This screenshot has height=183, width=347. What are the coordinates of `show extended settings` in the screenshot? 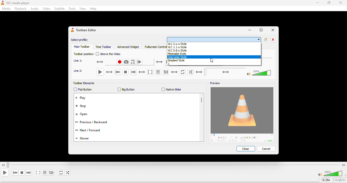 It's located at (170, 71).